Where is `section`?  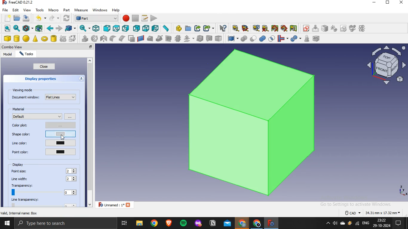
section is located at coordinates (168, 38).